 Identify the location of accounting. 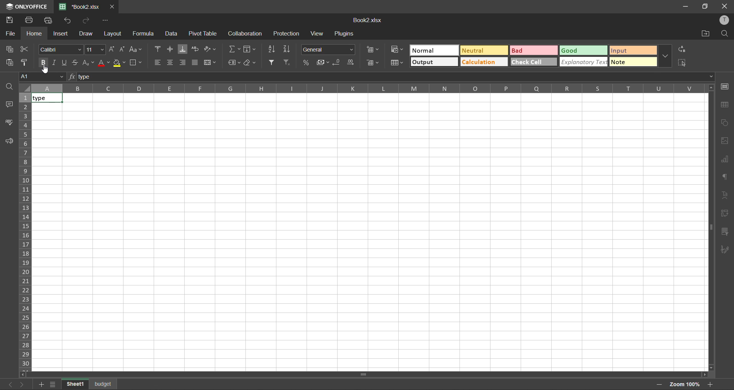
(323, 63).